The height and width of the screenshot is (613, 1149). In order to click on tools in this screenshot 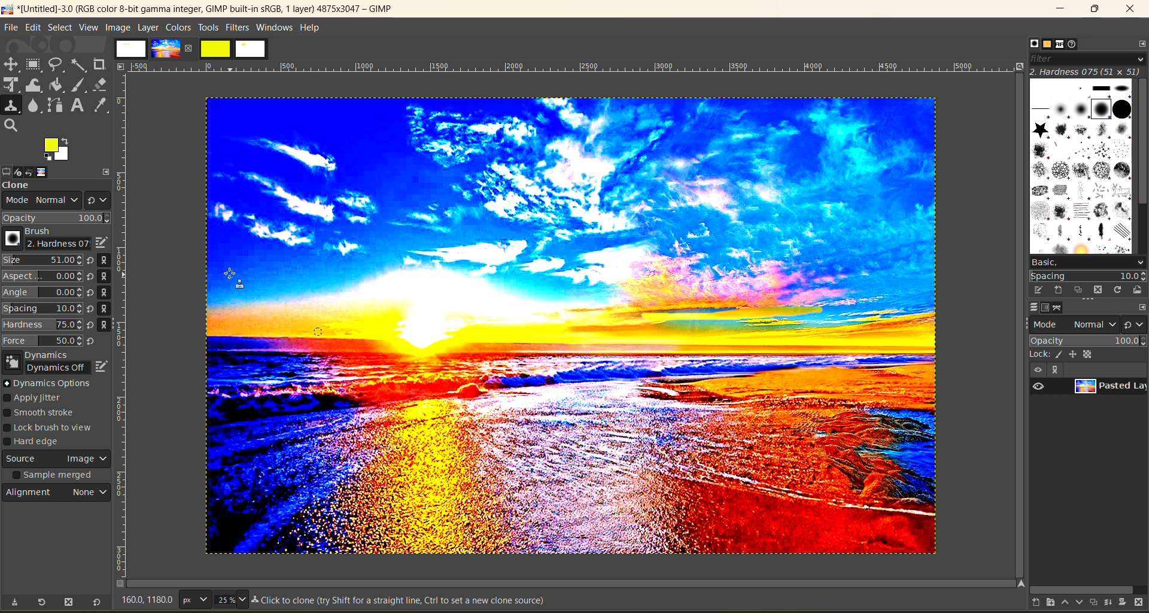, I will do `click(208, 28)`.